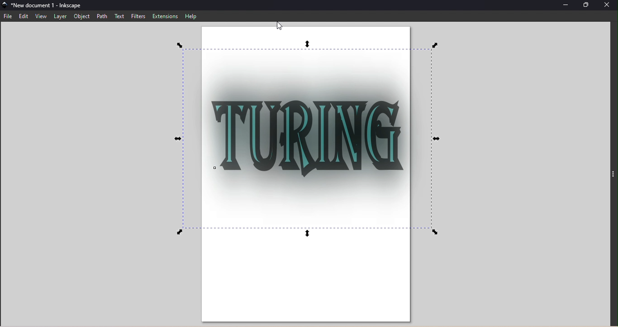 Image resolution: width=618 pixels, height=327 pixels. I want to click on Canvas showing turing text with effect applied, so click(313, 176).